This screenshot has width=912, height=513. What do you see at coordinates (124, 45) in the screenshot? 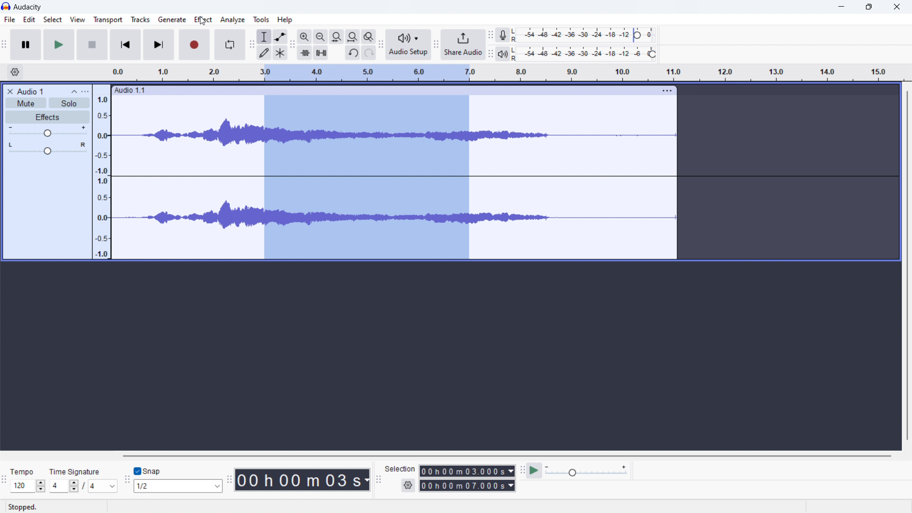
I see `skip to start` at bounding box center [124, 45].